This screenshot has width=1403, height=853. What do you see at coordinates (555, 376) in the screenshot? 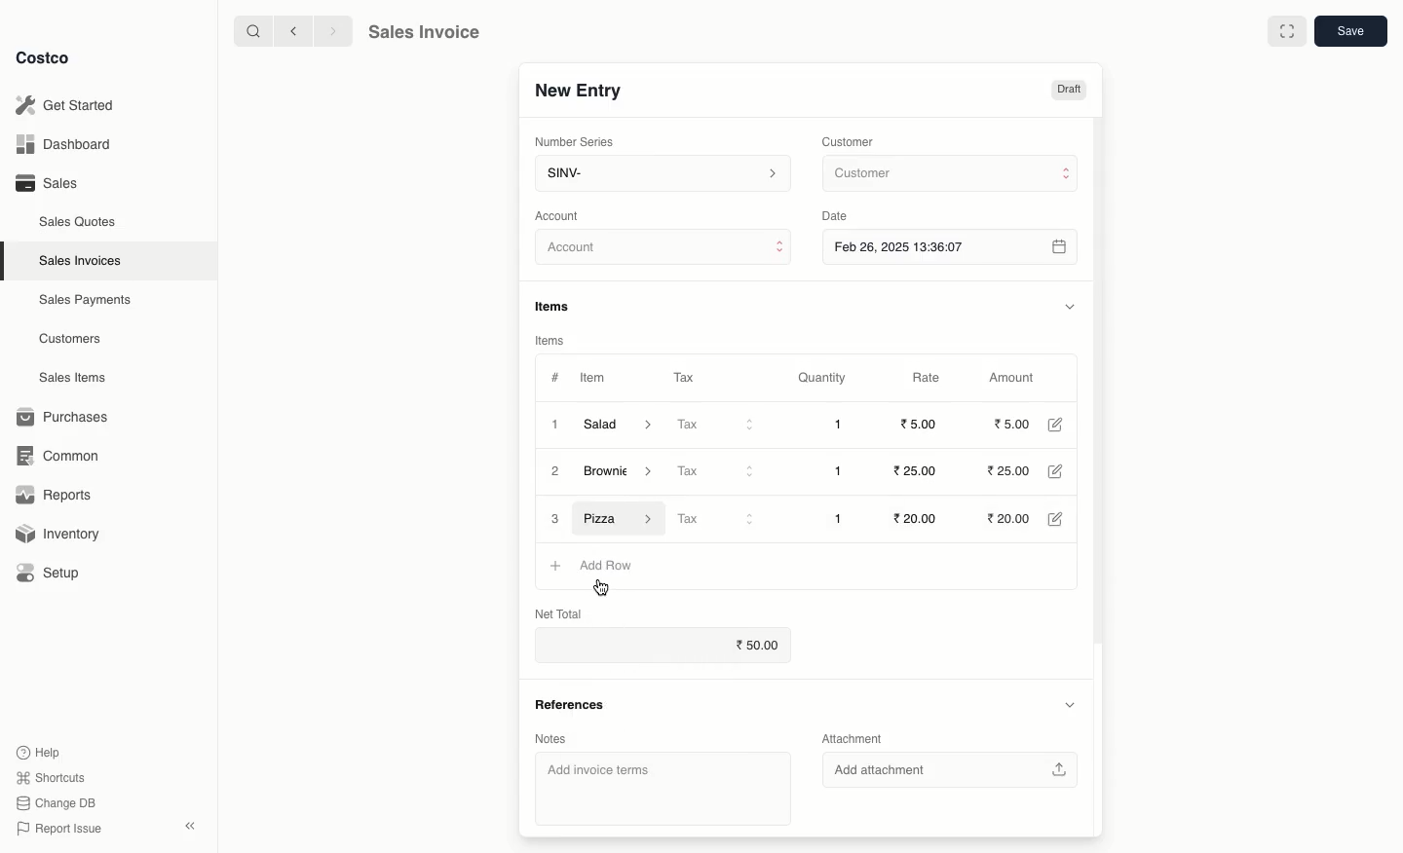
I see `#` at bounding box center [555, 376].